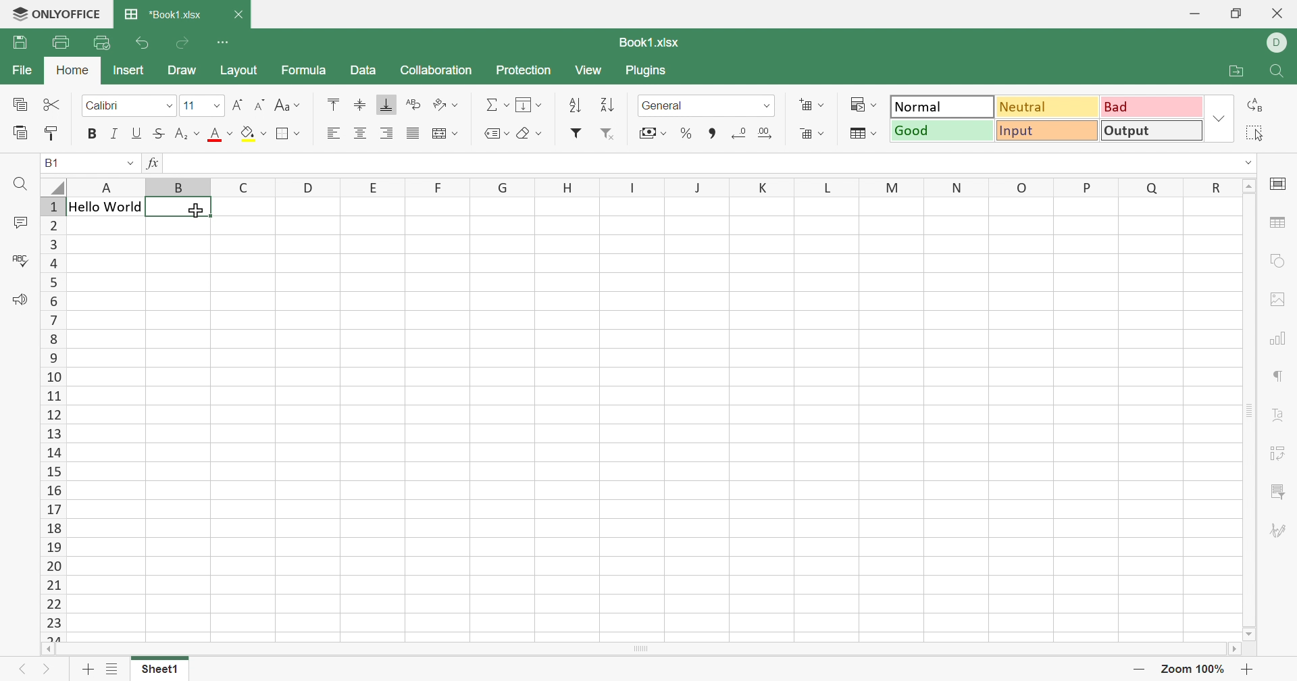 Image resolution: width=1297 pixels, height=681 pixels. I want to click on Wrap text, so click(444, 134).